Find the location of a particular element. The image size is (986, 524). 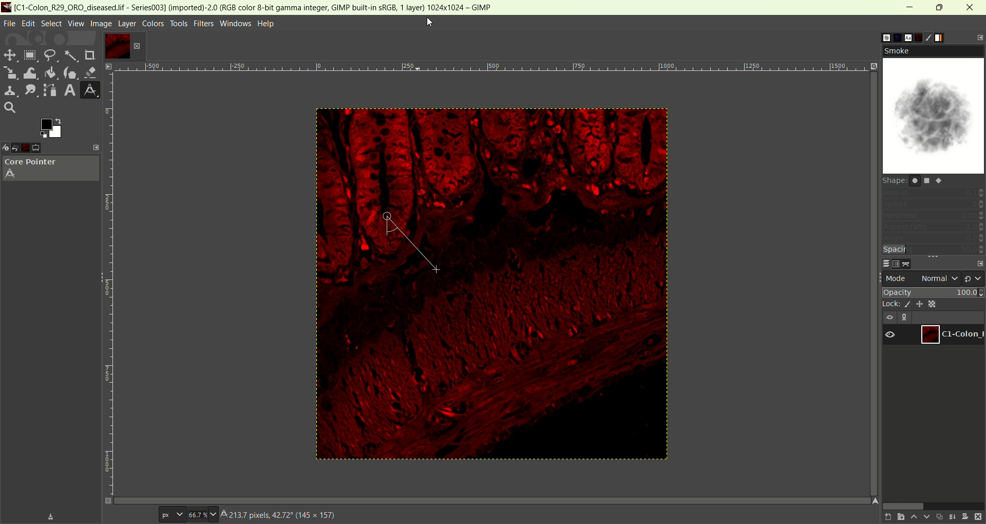

pixe; is located at coordinates (170, 515).